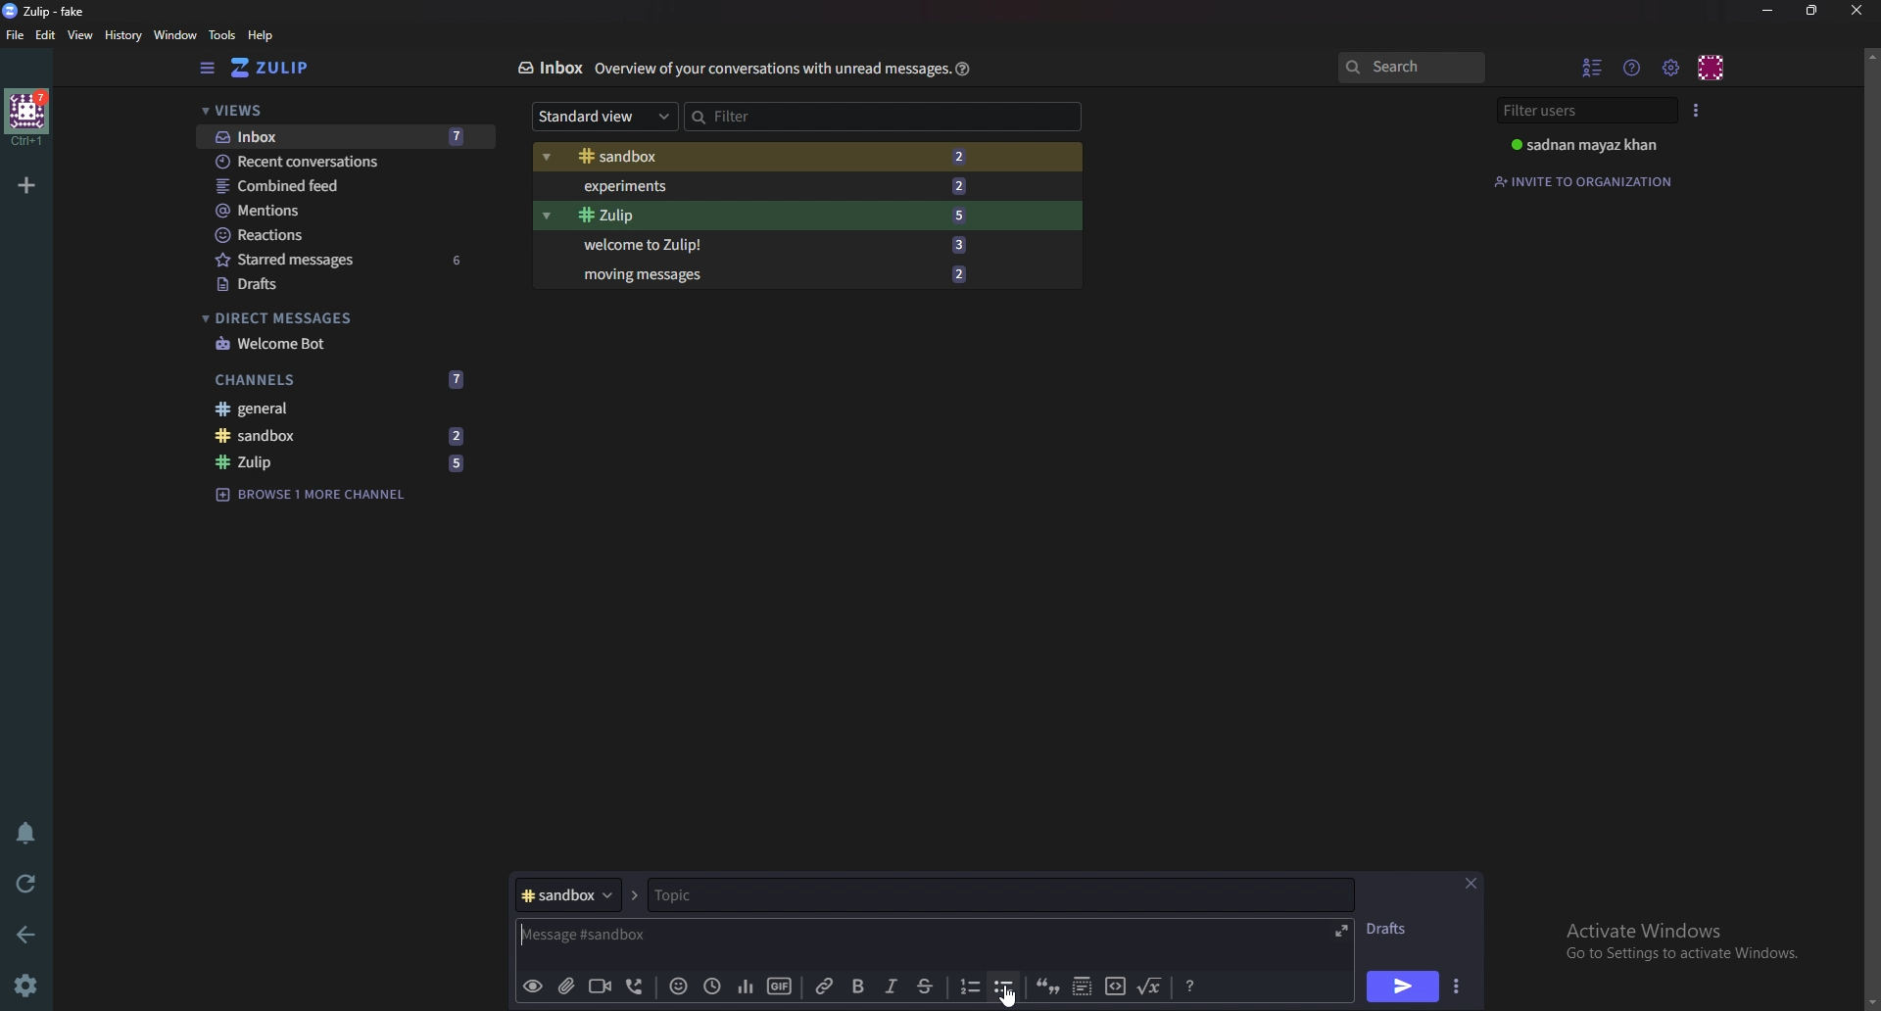 The width and height of the screenshot is (1881, 1011). Describe the element at coordinates (1712, 68) in the screenshot. I see `personal menu` at that location.